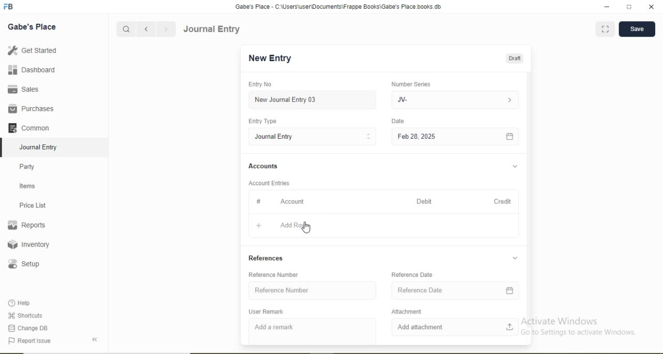 The height and width of the screenshot is (354, 663). I want to click on Dashboard, so click(32, 69).